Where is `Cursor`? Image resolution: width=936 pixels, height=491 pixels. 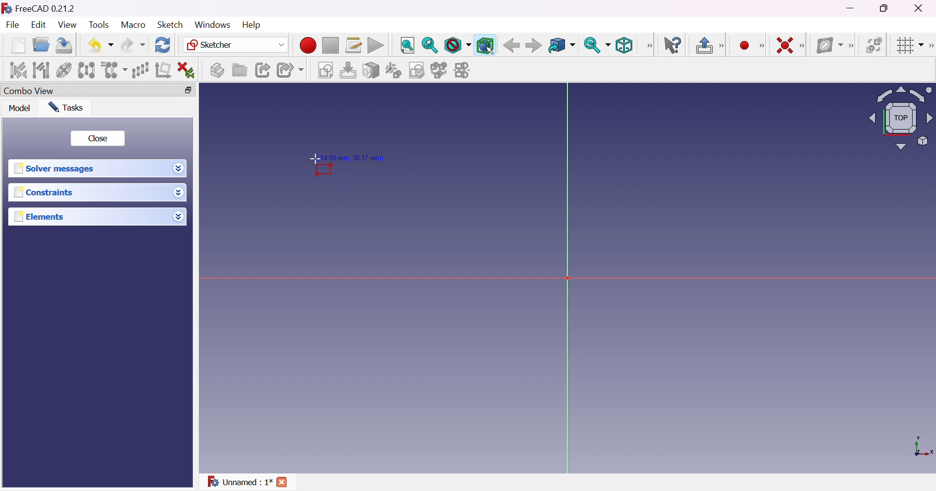
Cursor is located at coordinates (312, 158).